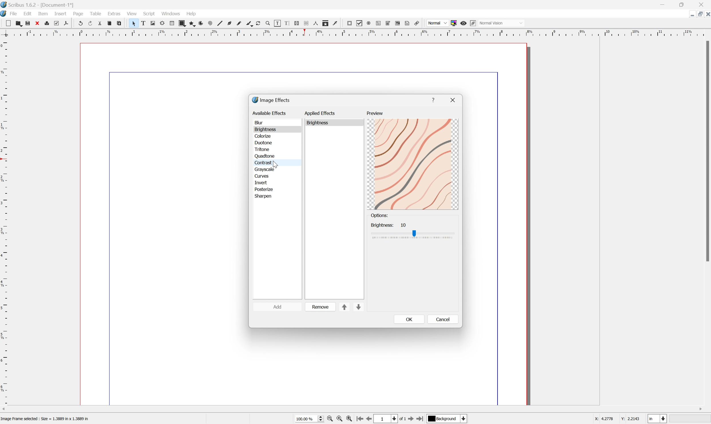 This screenshot has height=424, width=711. I want to click on tritone, so click(263, 148).